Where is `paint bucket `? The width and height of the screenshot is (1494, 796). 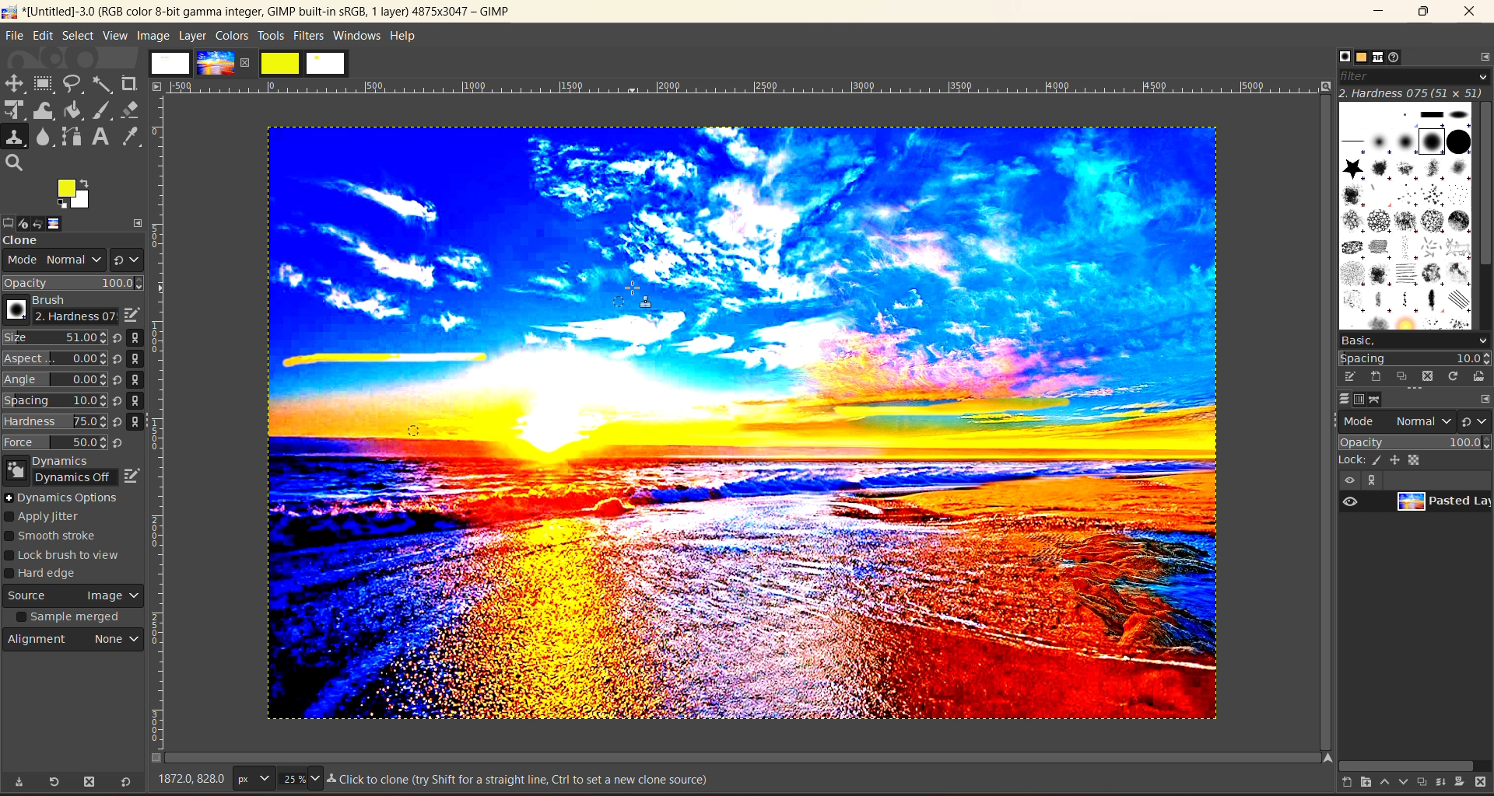
paint bucket  is located at coordinates (78, 111).